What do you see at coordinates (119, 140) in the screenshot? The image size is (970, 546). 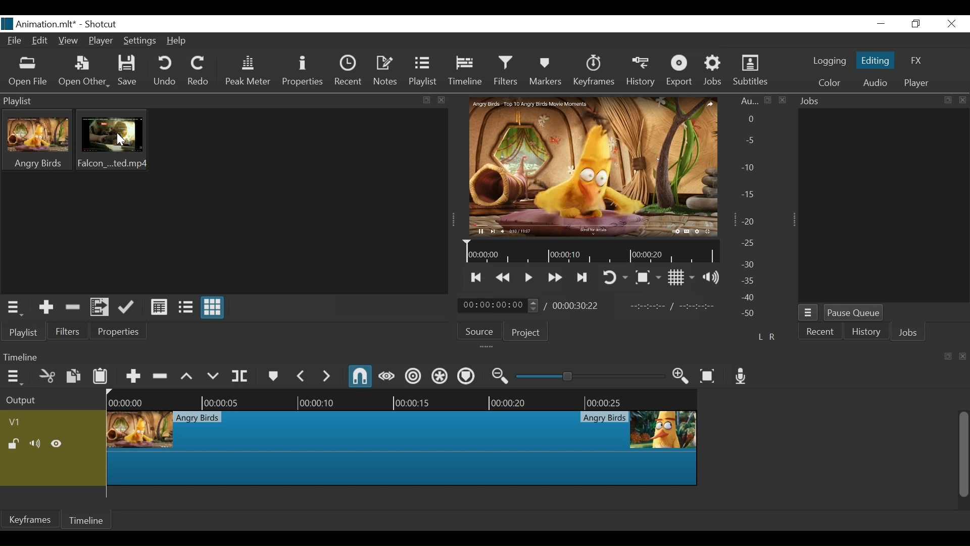 I see `Cursor` at bounding box center [119, 140].